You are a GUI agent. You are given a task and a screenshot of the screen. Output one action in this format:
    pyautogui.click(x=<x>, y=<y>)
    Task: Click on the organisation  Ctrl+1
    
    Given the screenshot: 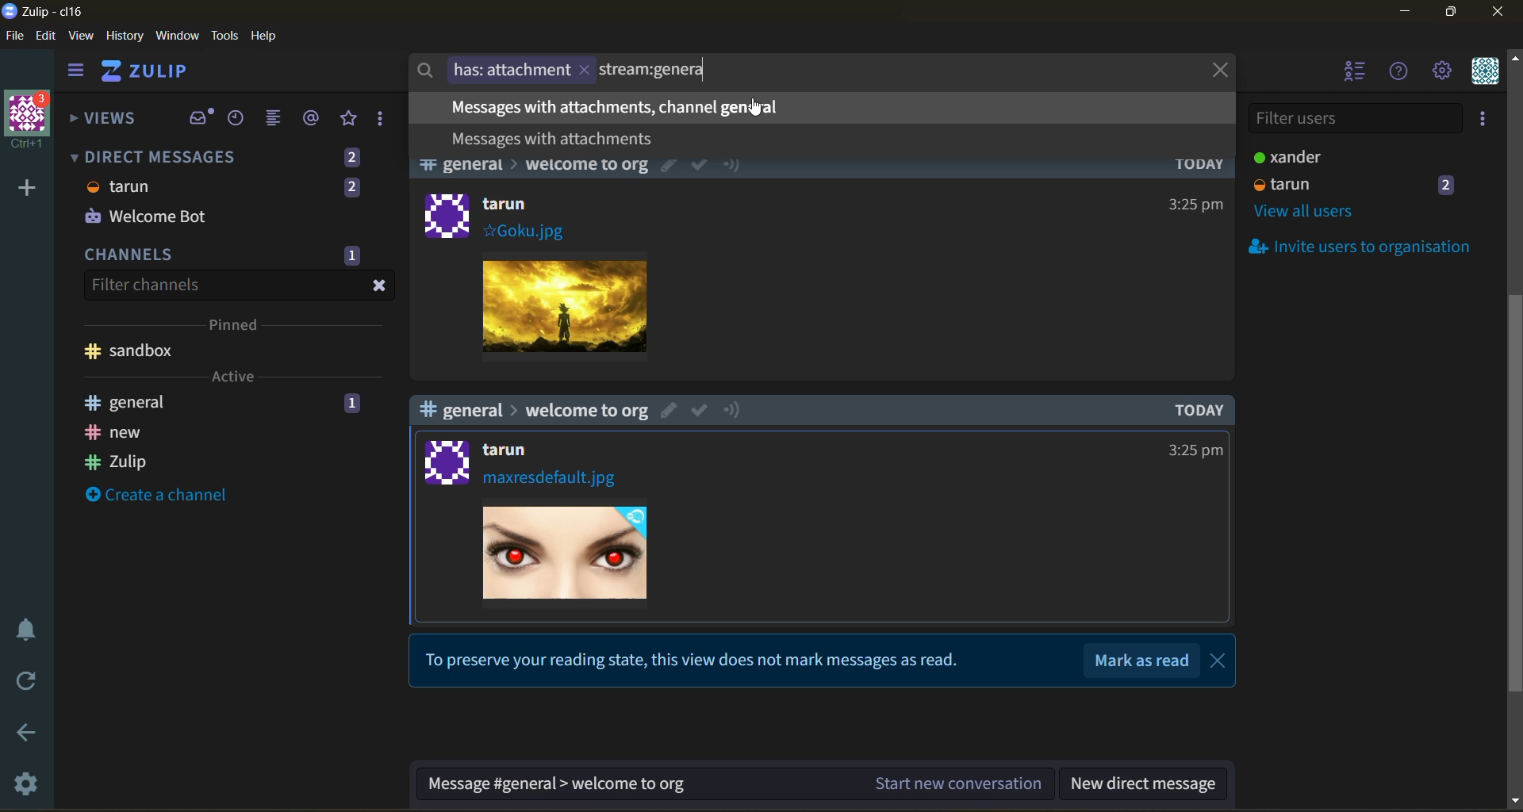 What is the action you would take?
    pyautogui.click(x=32, y=122)
    